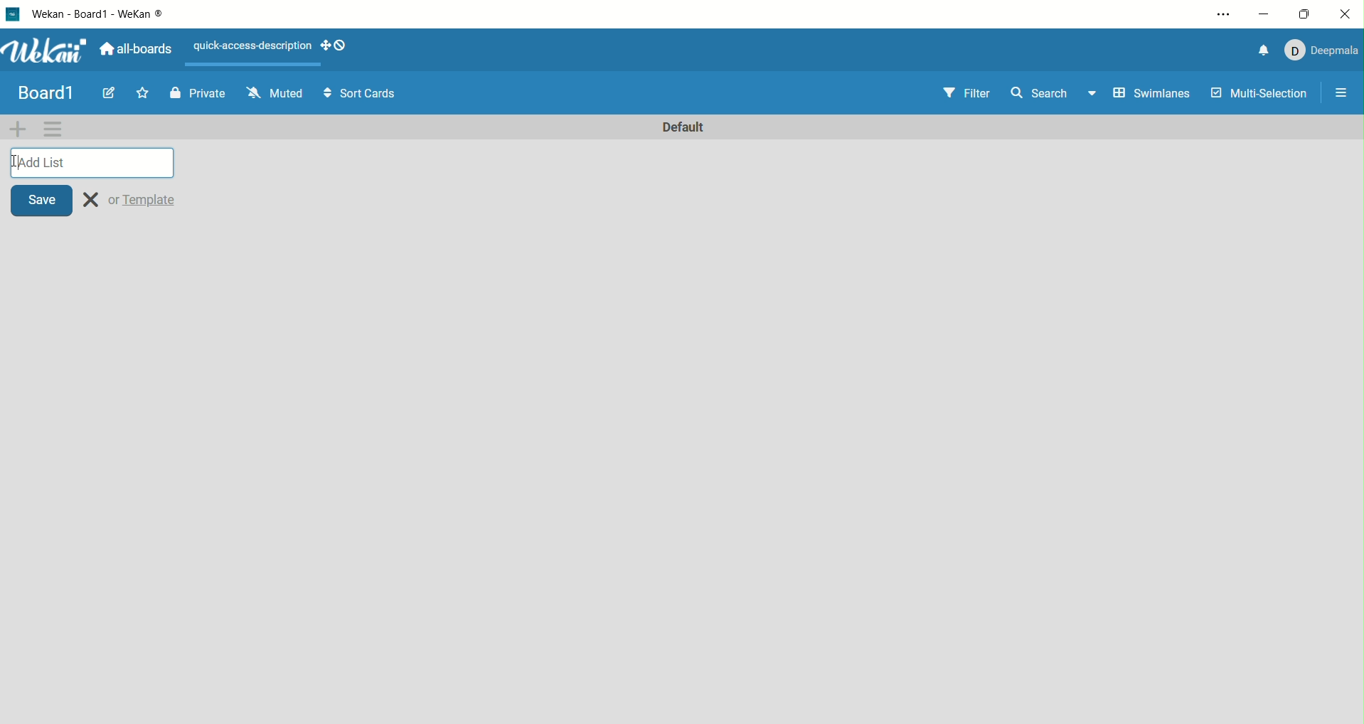 Image resolution: width=1364 pixels, height=724 pixels. What do you see at coordinates (325, 46) in the screenshot?
I see `show-desktop-drag-handles` at bounding box center [325, 46].